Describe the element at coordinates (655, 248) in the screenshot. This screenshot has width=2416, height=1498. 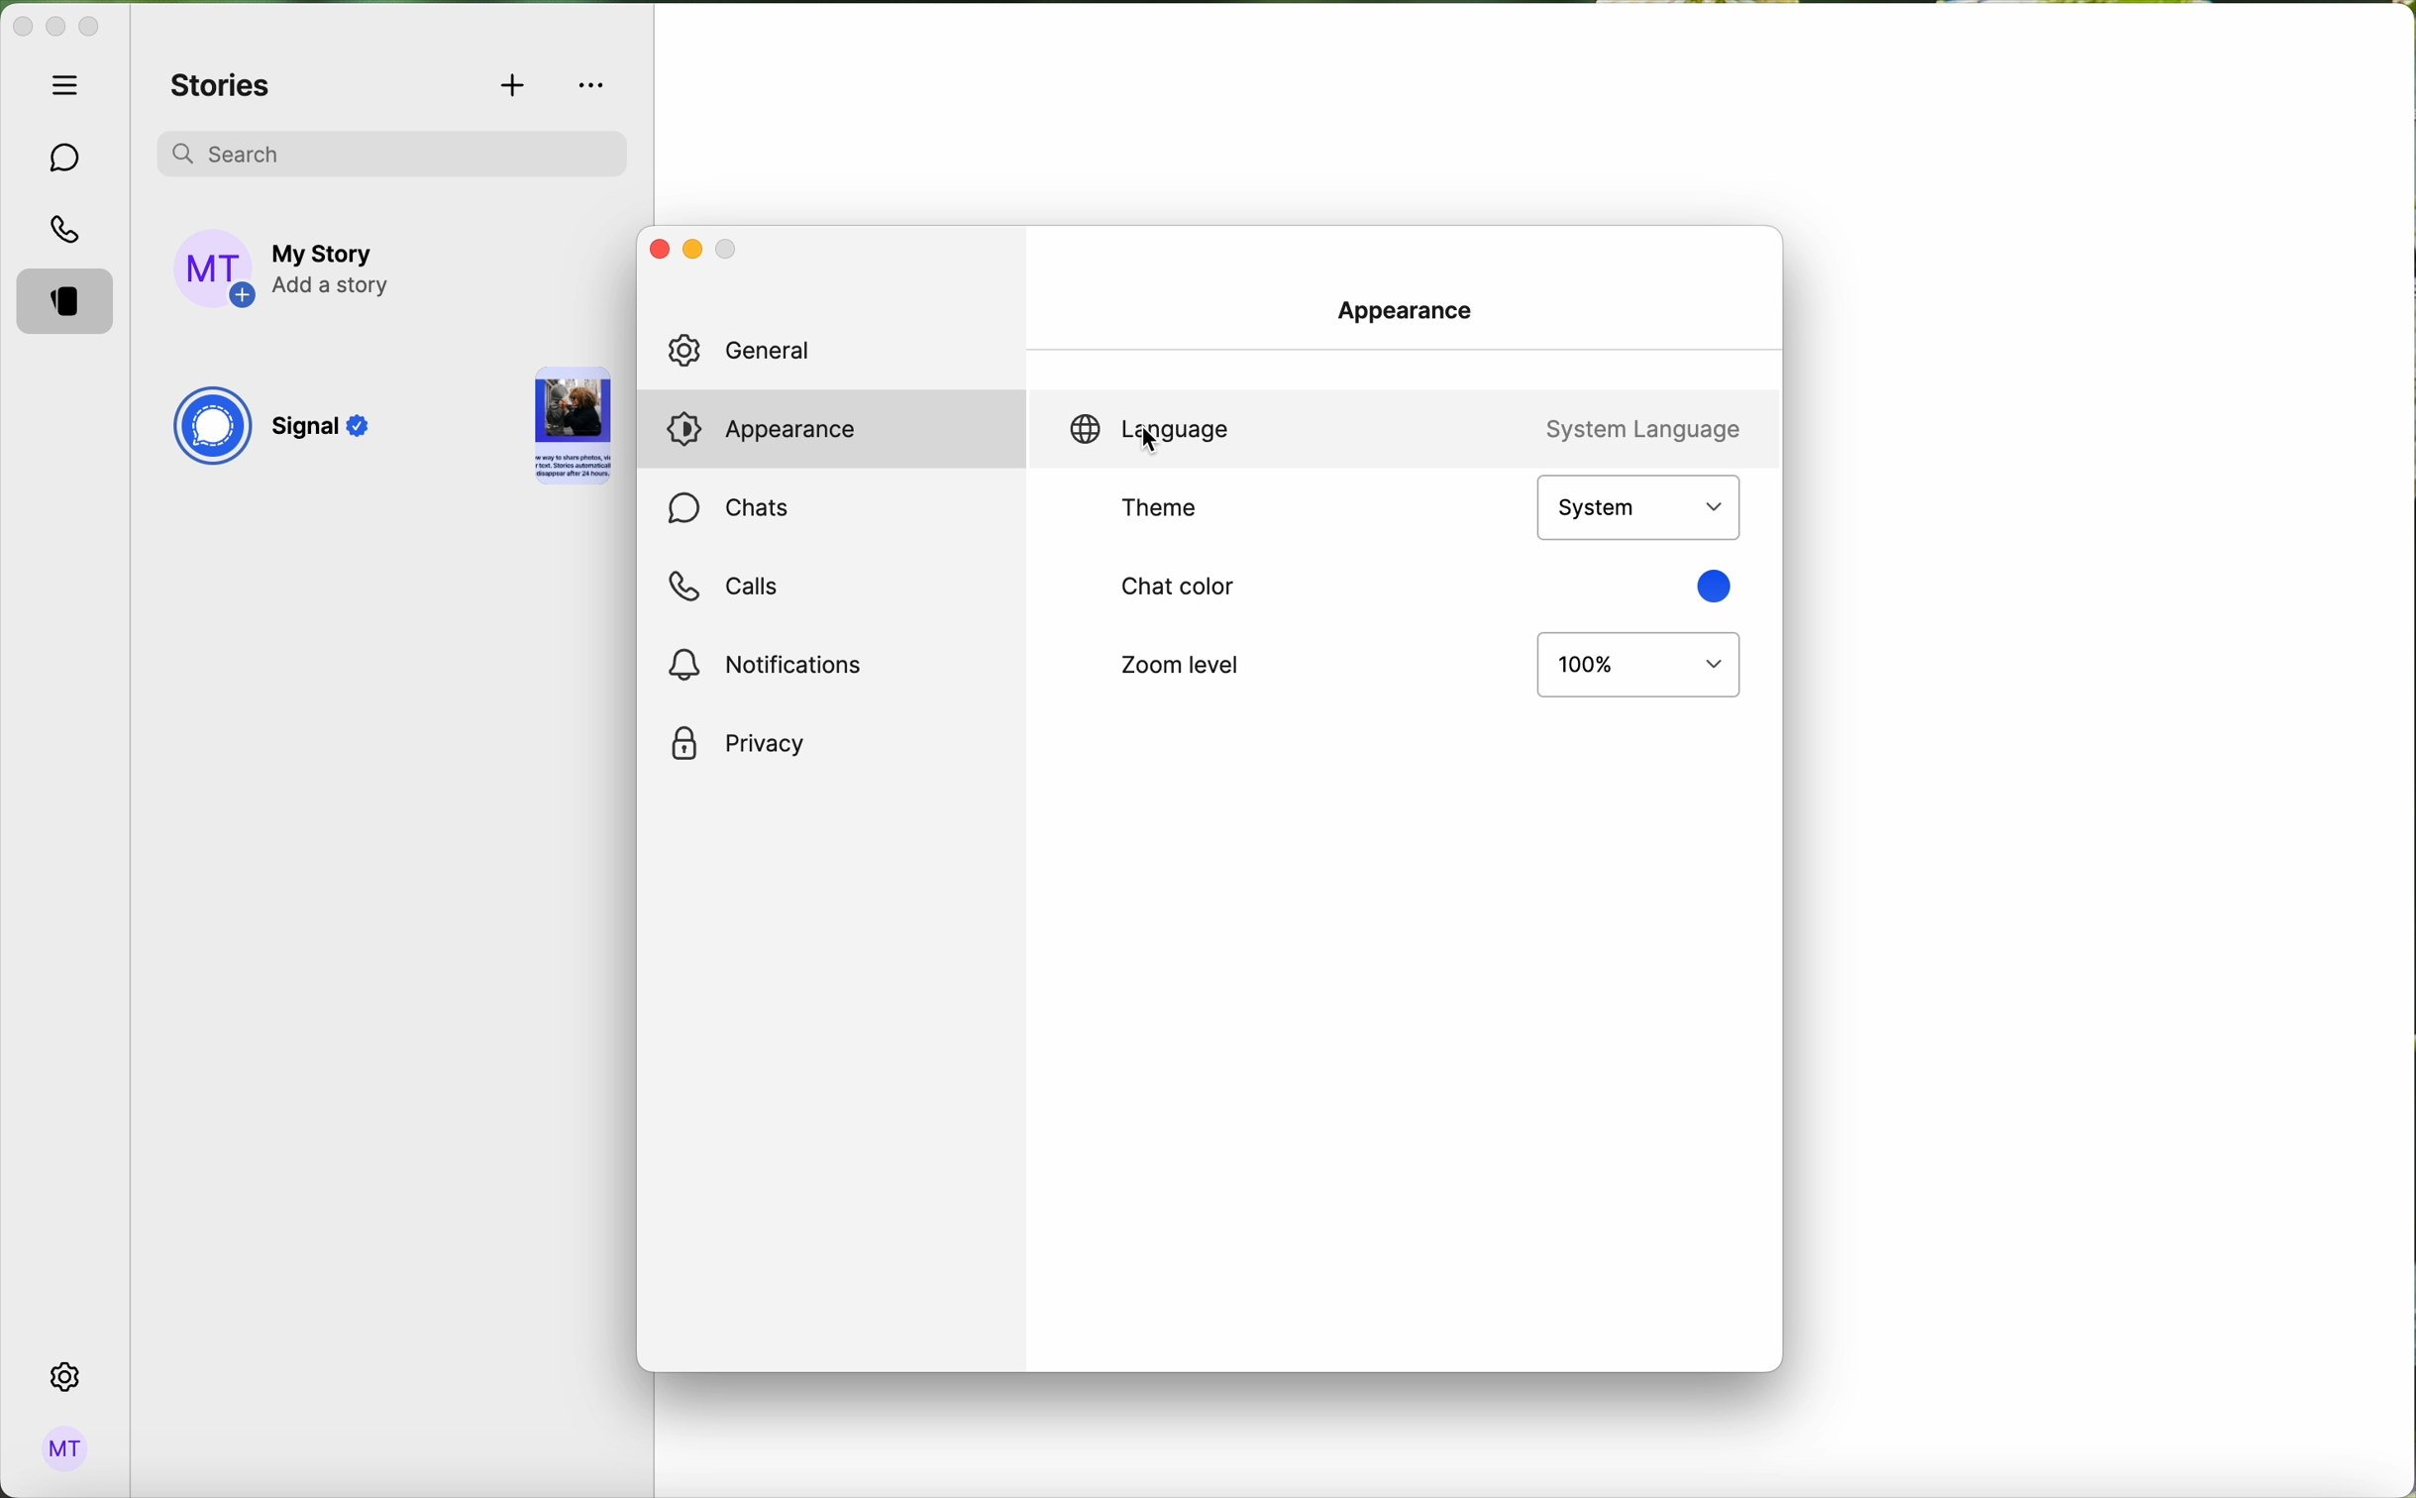
I see `close window` at that location.